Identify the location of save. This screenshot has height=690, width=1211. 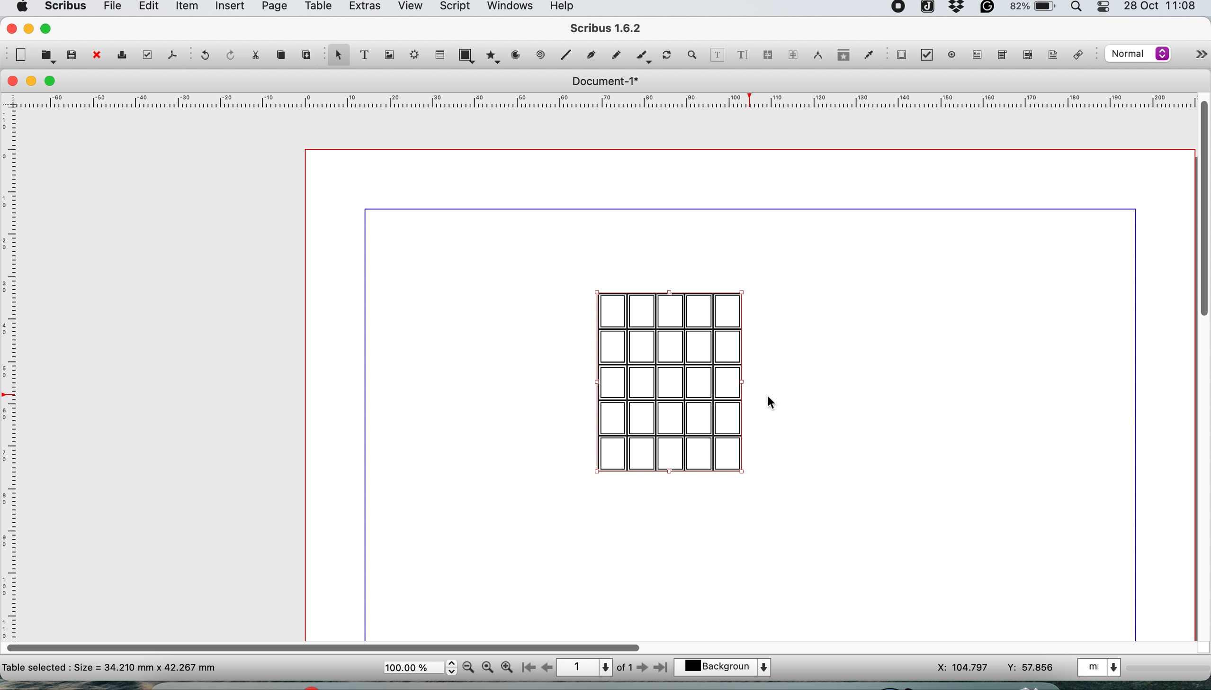
(72, 54).